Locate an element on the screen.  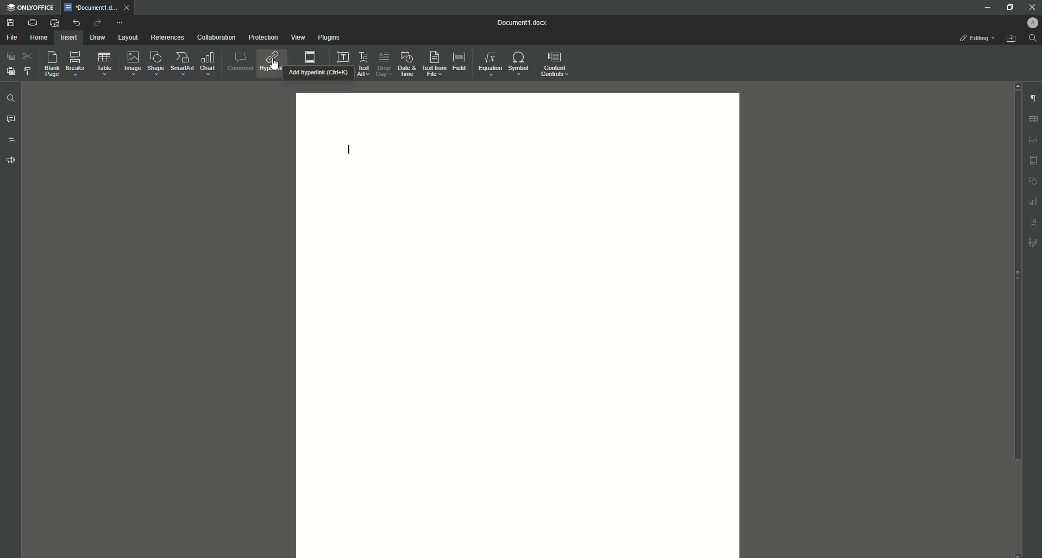
More Options is located at coordinates (121, 23).